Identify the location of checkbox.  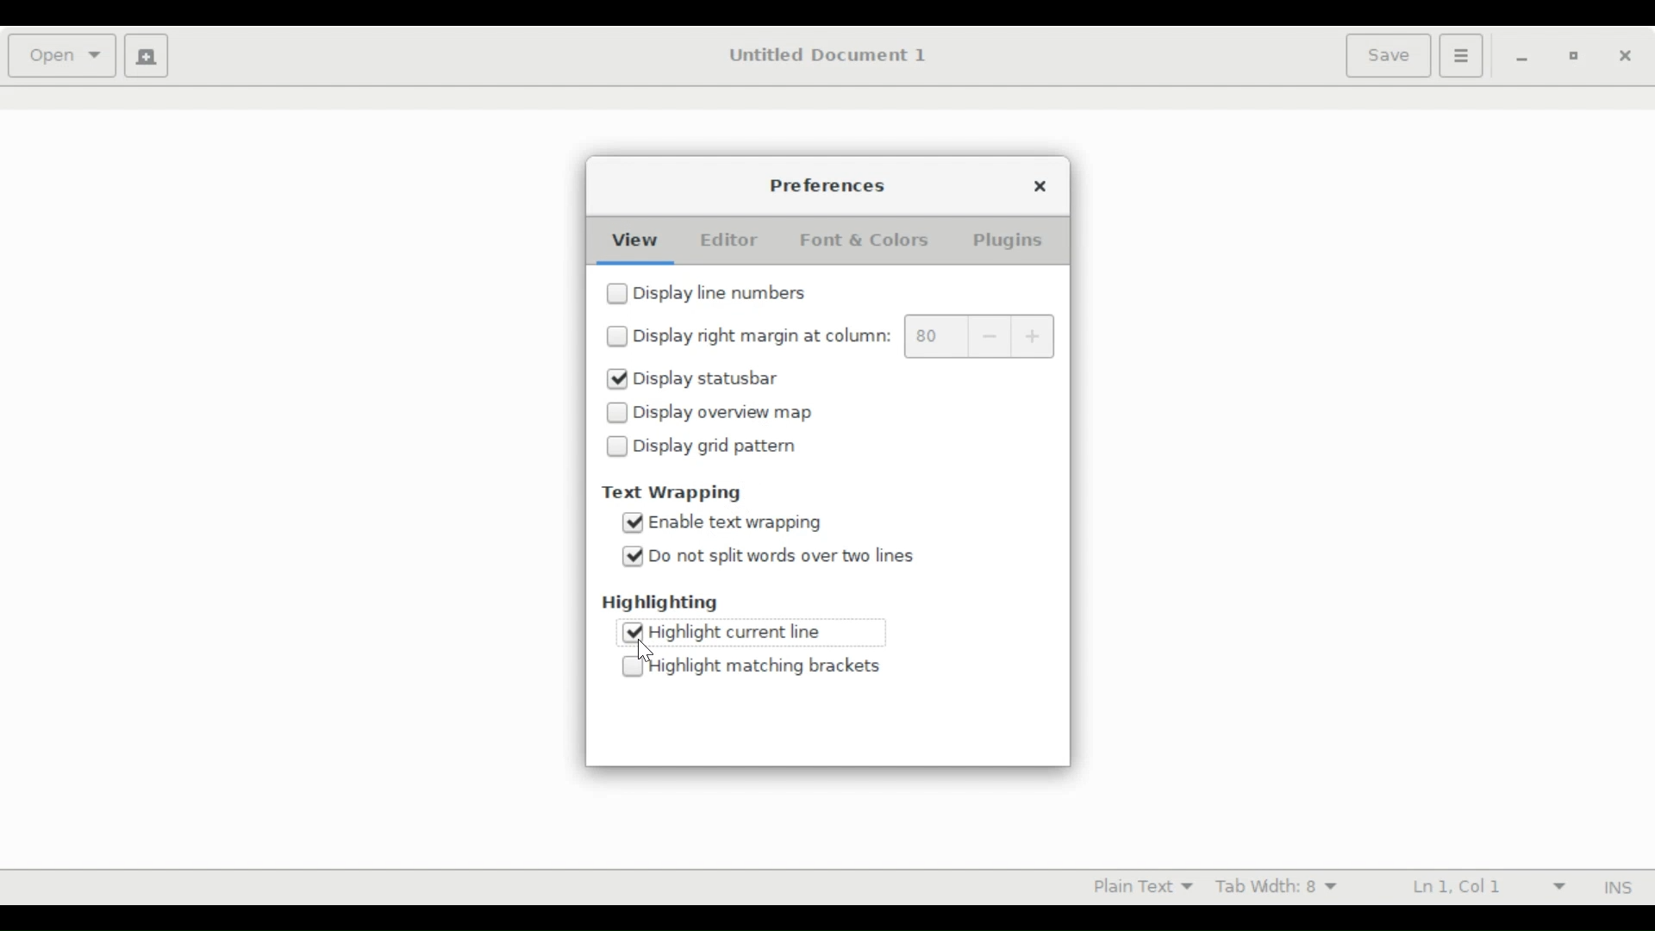
(615, 294).